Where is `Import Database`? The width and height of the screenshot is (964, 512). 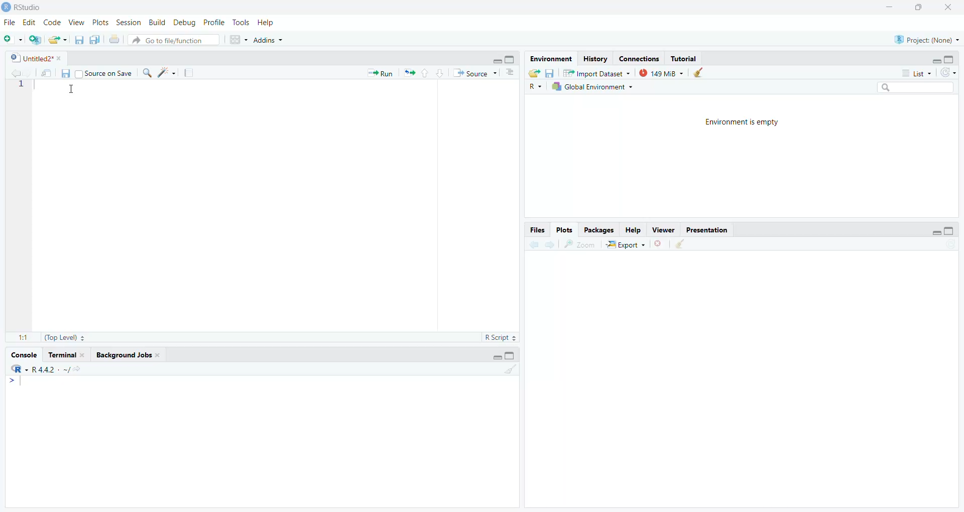
Import Database is located at coordinates (596, 74).